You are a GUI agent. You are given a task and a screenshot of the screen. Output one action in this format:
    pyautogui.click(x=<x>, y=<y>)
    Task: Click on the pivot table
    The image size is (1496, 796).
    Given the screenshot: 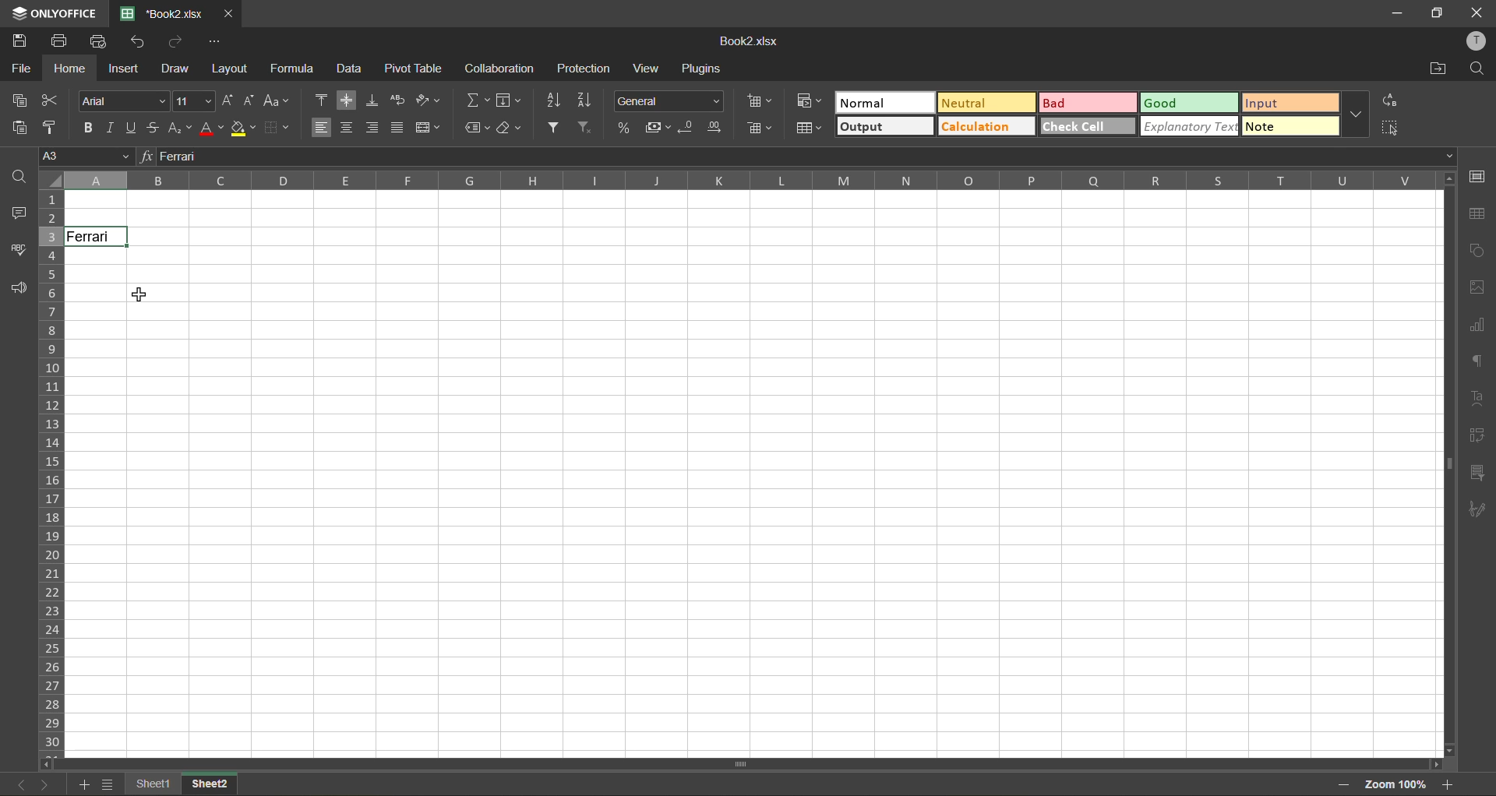 What is the action you would take?
    pyautogui.click(x=414, y=68)
    